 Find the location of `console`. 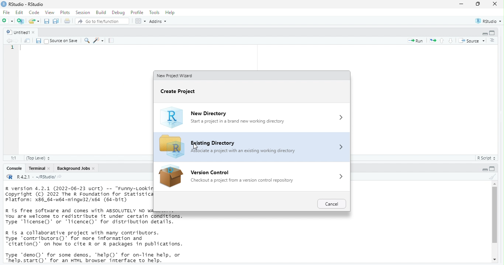

console is located at coordinates (12, 168).